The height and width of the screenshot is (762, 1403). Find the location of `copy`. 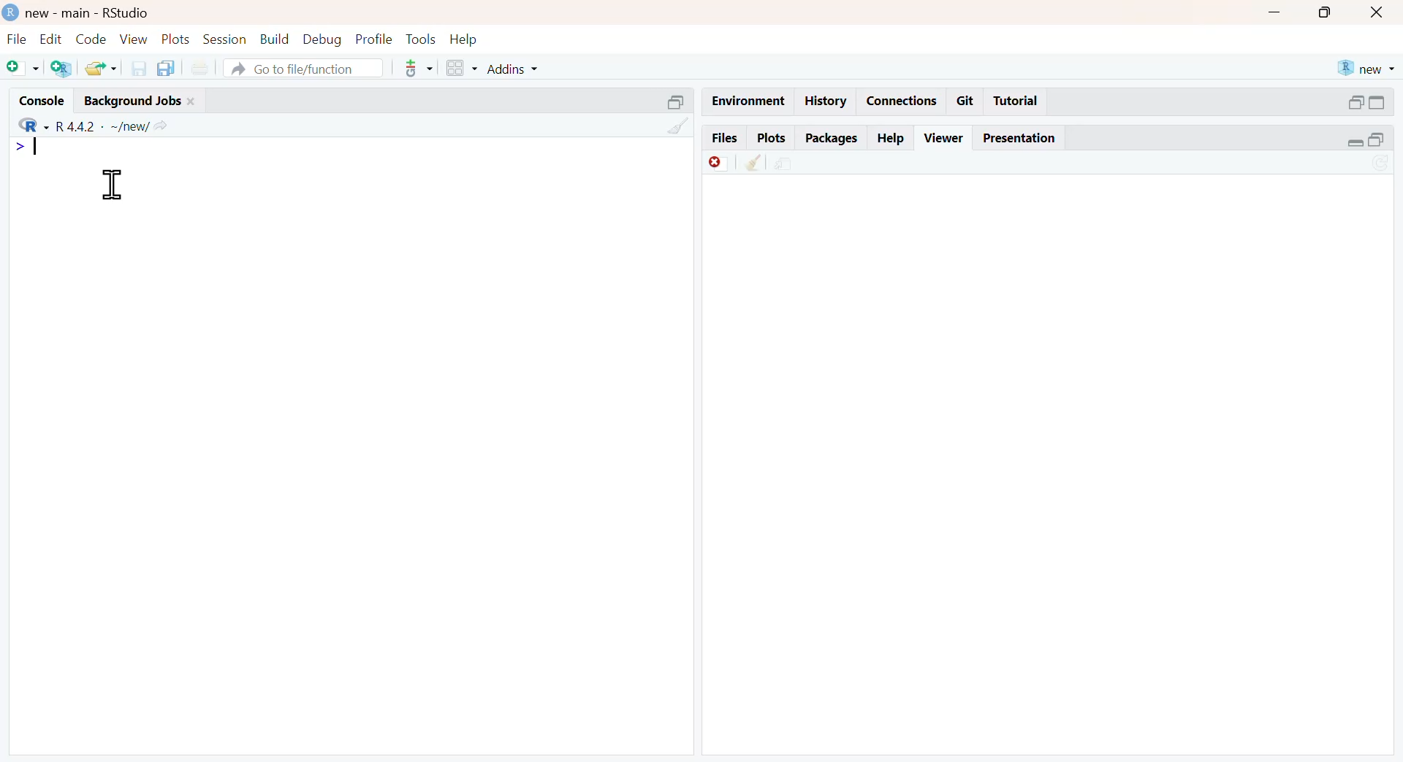

copy is located at coordinates (166, 68).